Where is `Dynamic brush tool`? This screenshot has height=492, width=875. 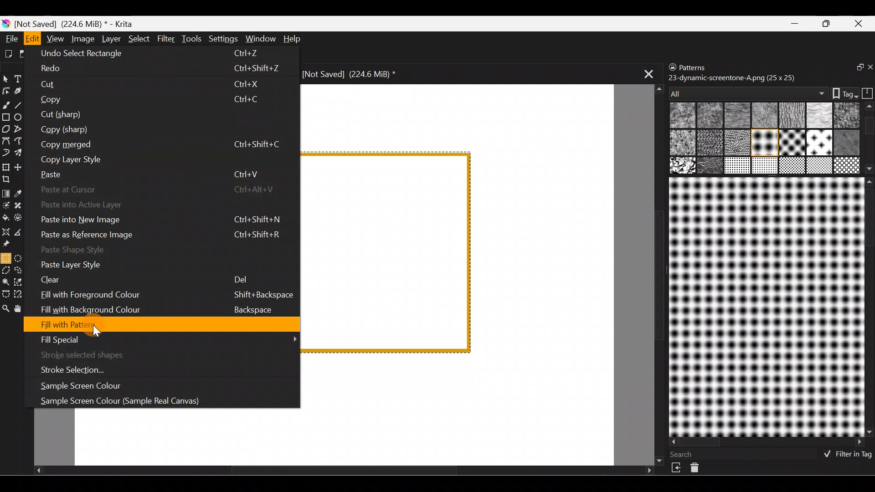 Dynamic brush tool is located at coordinates (6, 153).